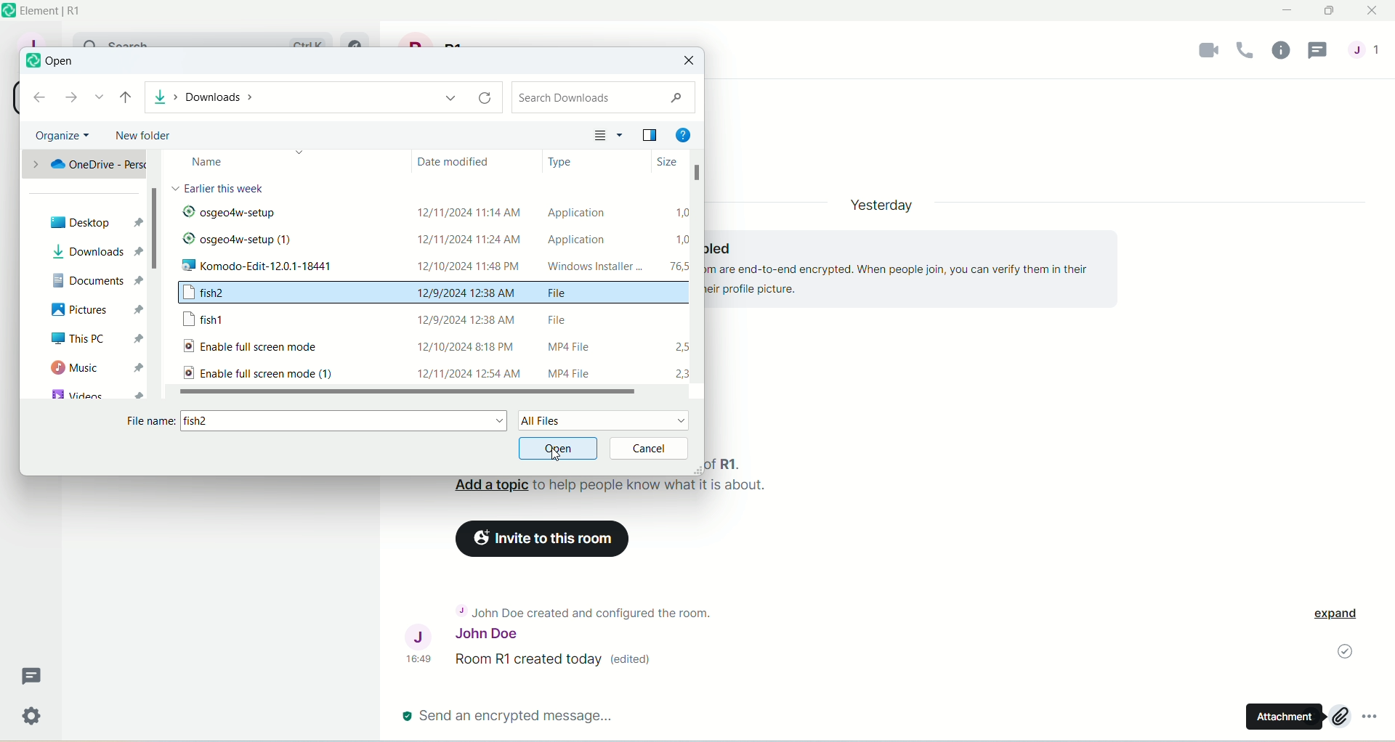 The height and width of the screenshot is (742, 1395). What do you see at coordinates (882, 201) in the screenshot?
I see `Yesterday` at bounding box center [882, 201].